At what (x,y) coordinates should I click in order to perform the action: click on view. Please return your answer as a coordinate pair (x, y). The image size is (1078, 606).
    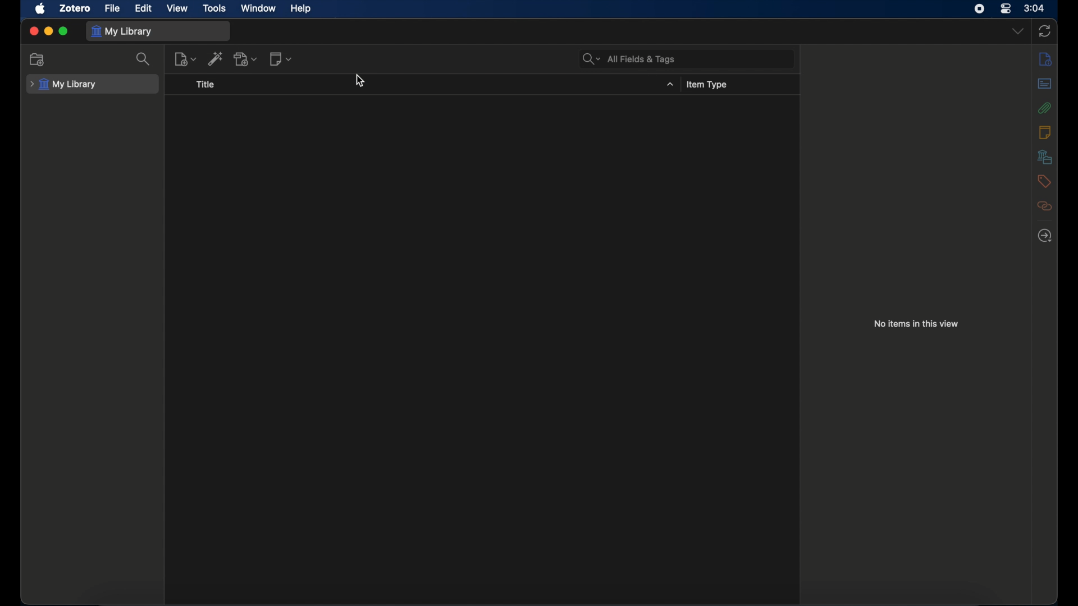
    Looking at the image, I should click on (179, 8).